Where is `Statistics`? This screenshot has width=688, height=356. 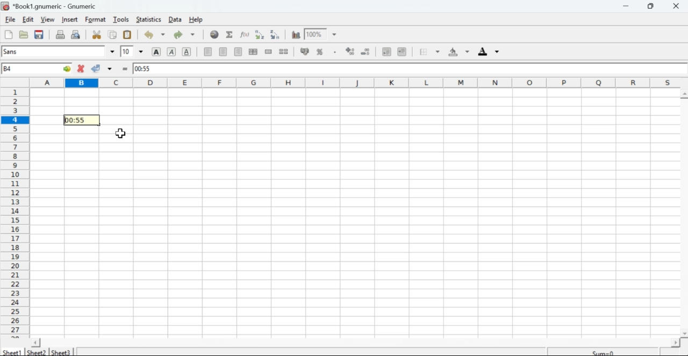
Statistics is located at coordinates (148, 19).